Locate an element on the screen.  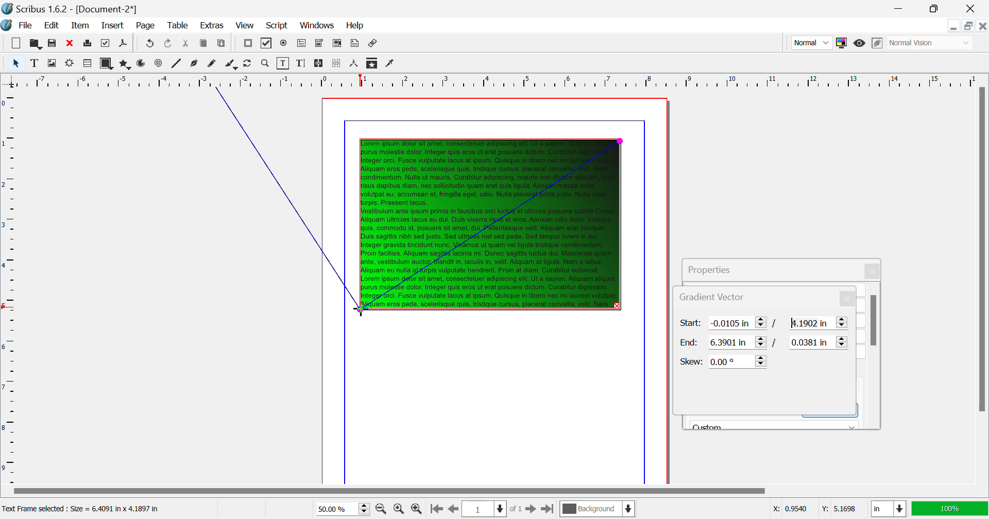
Gradient Applied is located at coordinates (492, 225).